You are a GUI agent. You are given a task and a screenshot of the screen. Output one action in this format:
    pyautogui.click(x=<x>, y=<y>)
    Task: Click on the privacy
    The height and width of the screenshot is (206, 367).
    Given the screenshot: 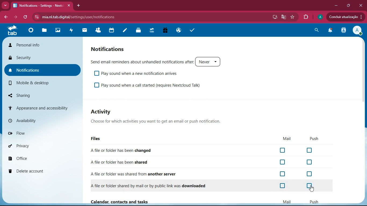 What is the action you would take?
    pyautogui.click(x=35, y=145)
    